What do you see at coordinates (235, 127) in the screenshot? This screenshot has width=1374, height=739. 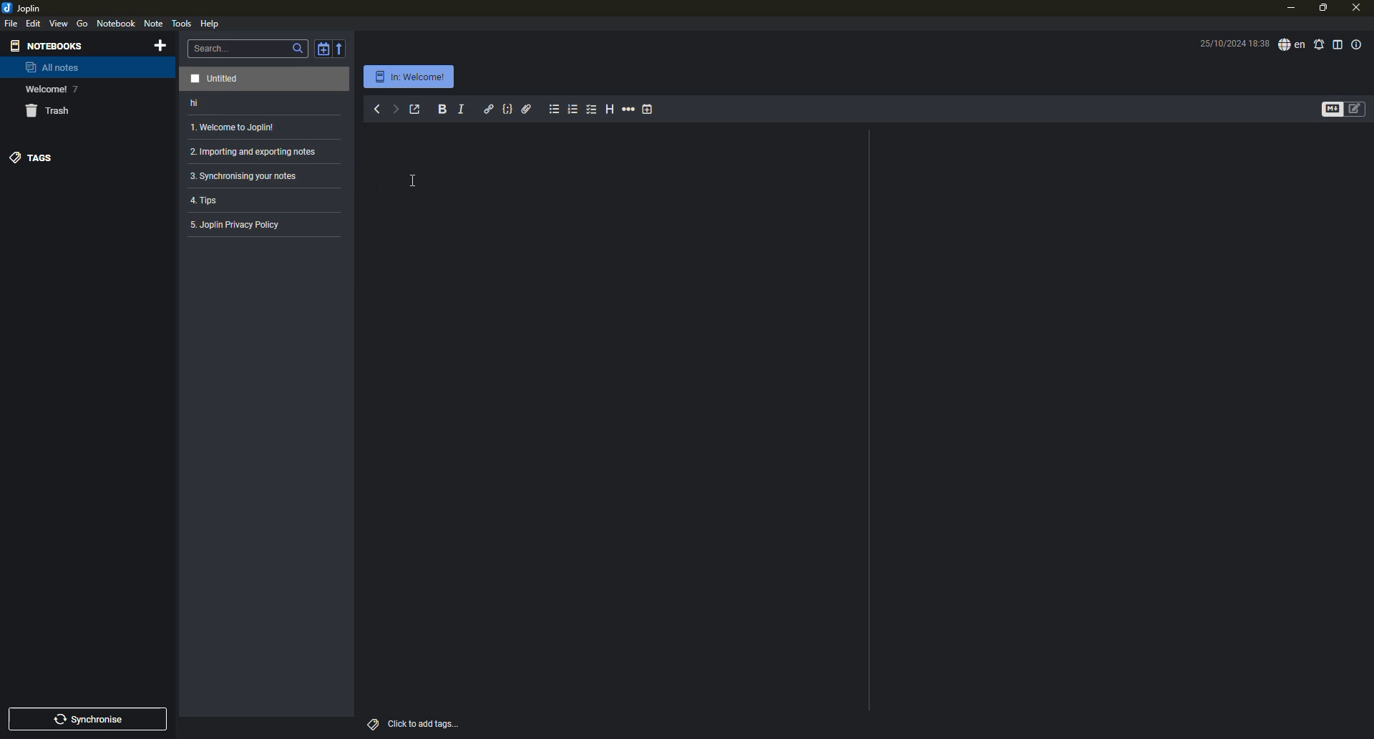 I see `1. Welcome to Joplin!` at bounding box center [235, 127].